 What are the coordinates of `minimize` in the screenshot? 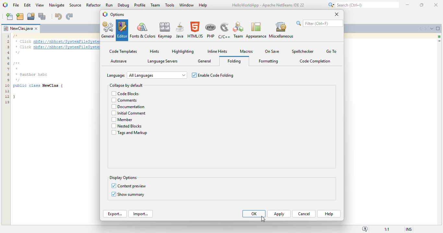 It's located at (407, 4).